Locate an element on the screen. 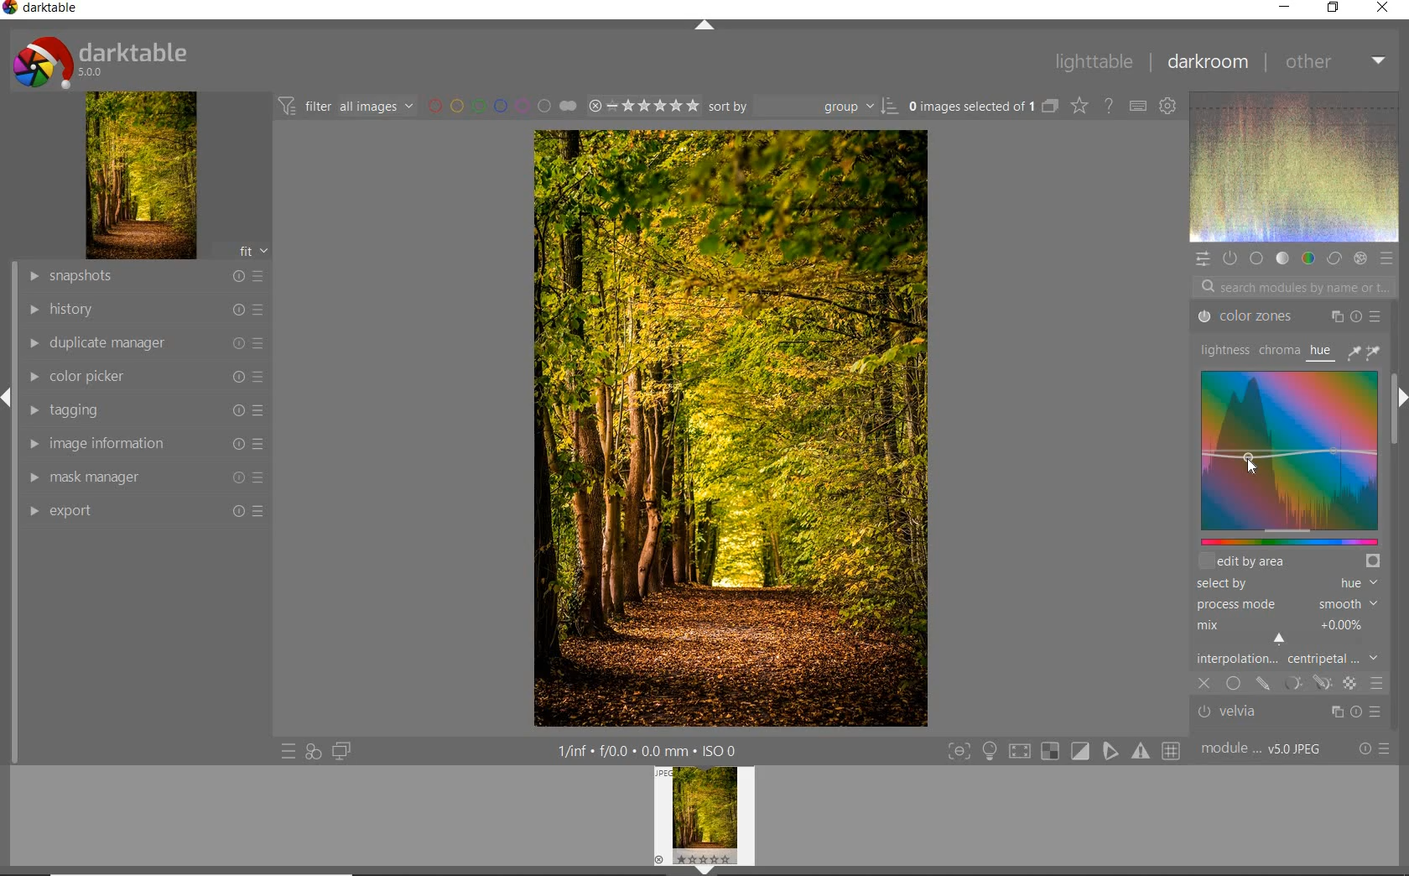  SNAPSHOT is located at coordinates (145, 275).